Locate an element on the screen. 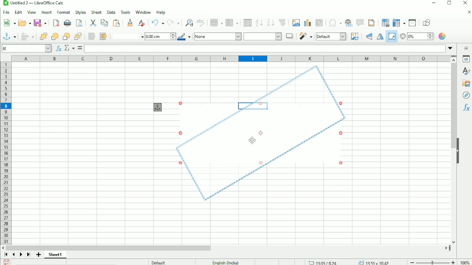  None is located at coordinates (217, 36).